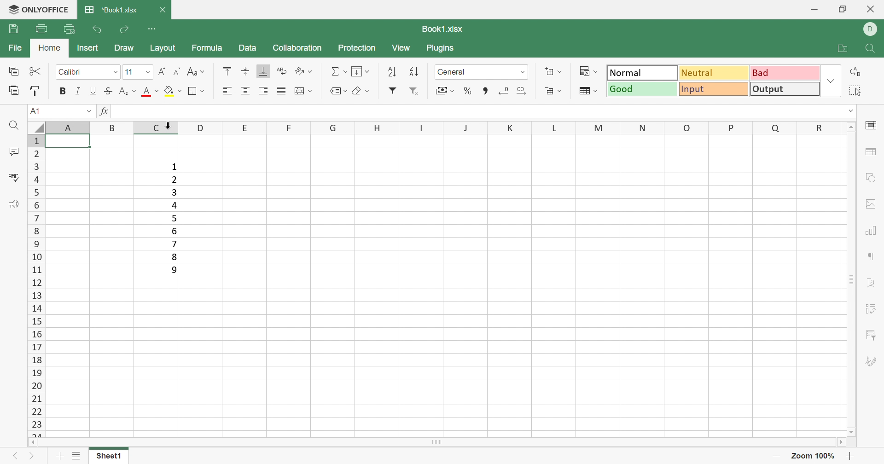 This screenshot has width=884, height=464. What do you see at coordinates (88, 49) in the screenshot?
I see `Insert` at bounding box center [88, 49].